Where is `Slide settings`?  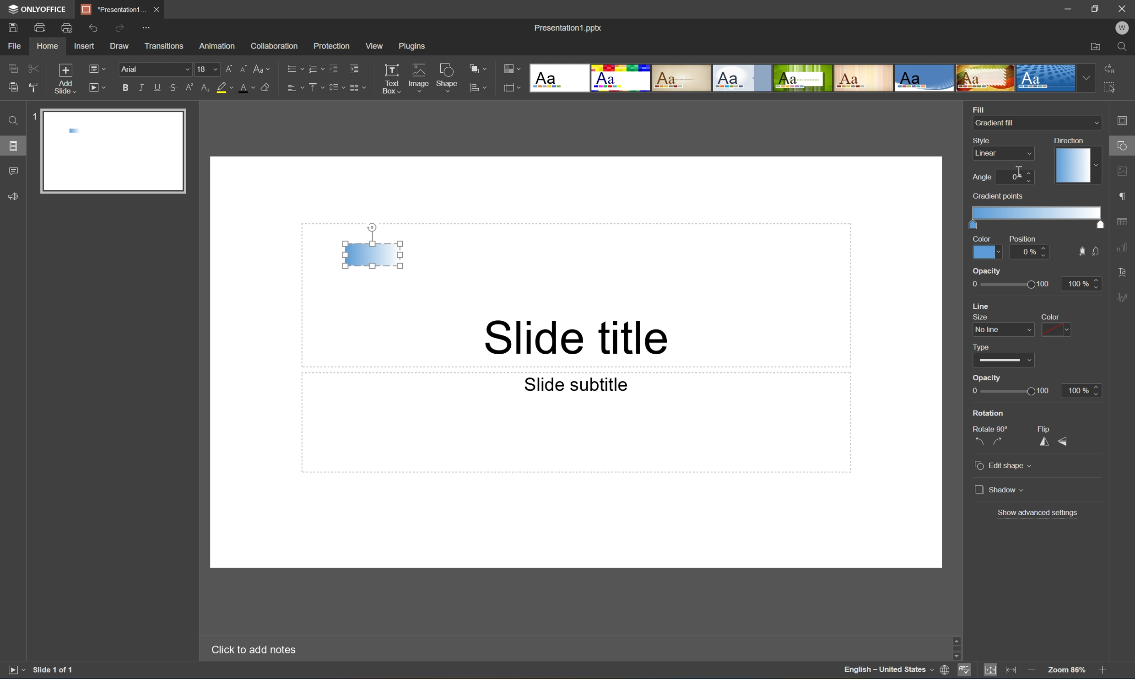 Slide settings is located at coordinates (1125, 120).